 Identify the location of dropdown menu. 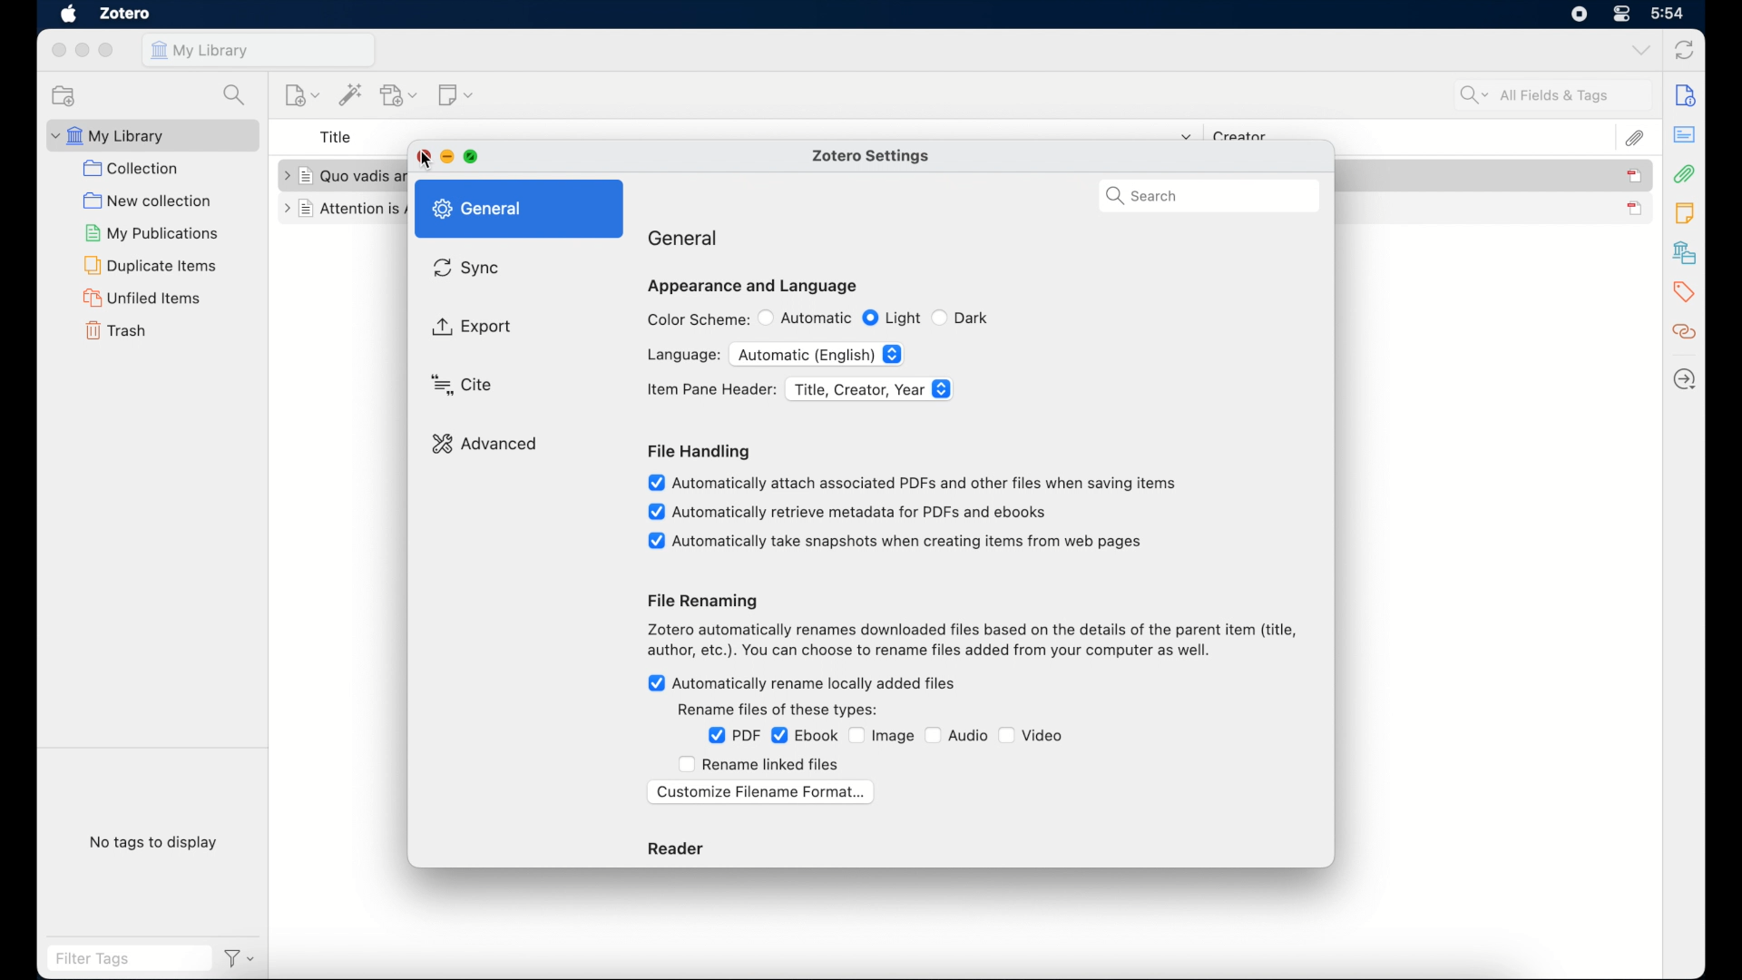
(1639, 52).